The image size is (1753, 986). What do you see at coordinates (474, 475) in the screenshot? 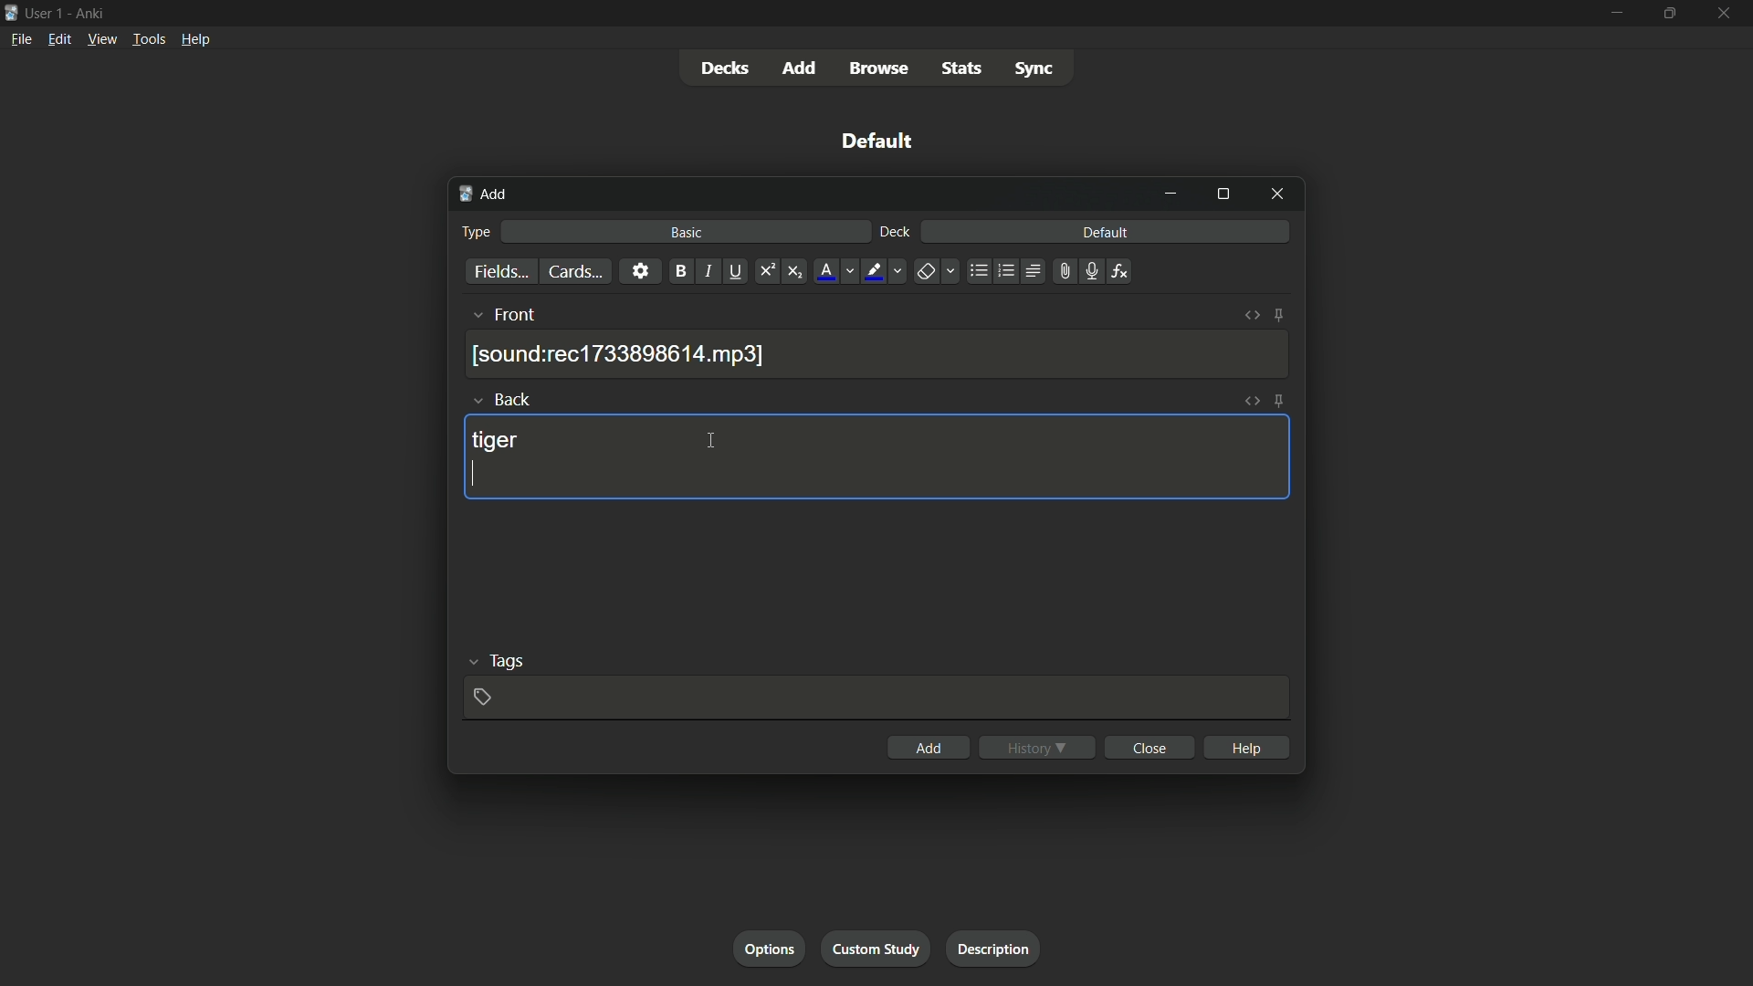
I see `cursor` at bounding box center [474, 475].